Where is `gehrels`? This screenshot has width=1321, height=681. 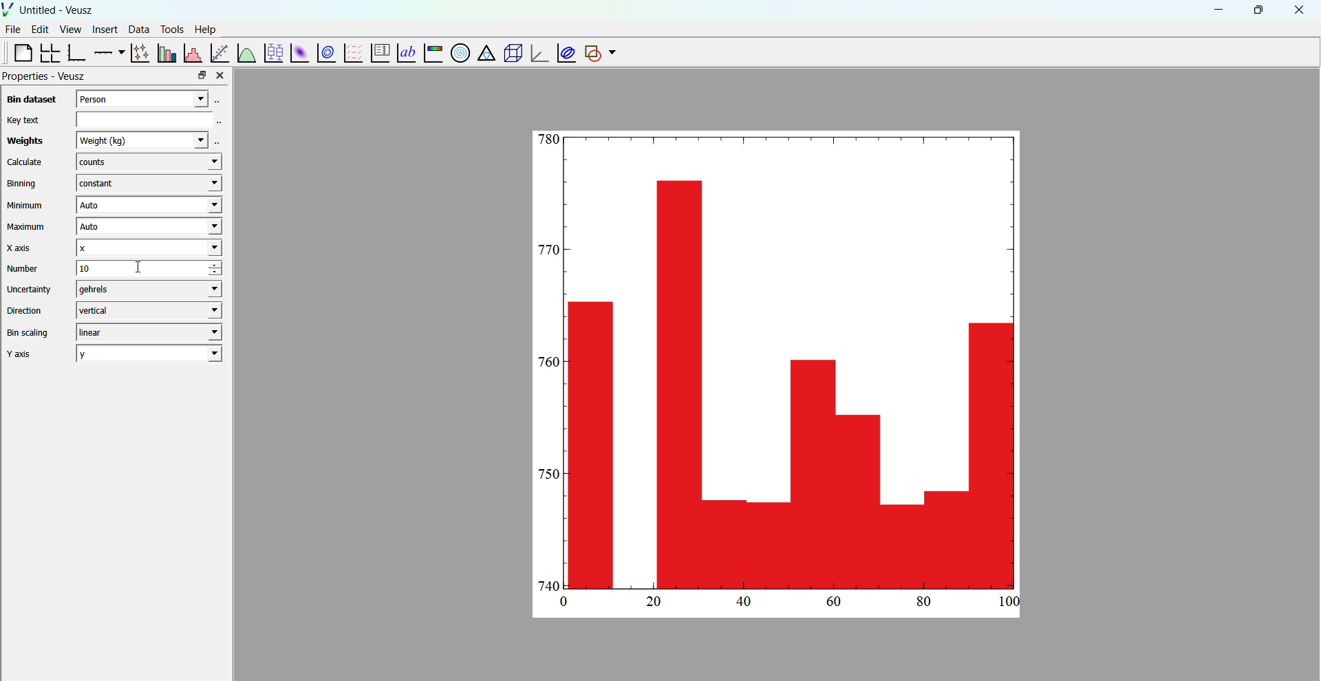
gehrels is located at coordinates (146, 290).